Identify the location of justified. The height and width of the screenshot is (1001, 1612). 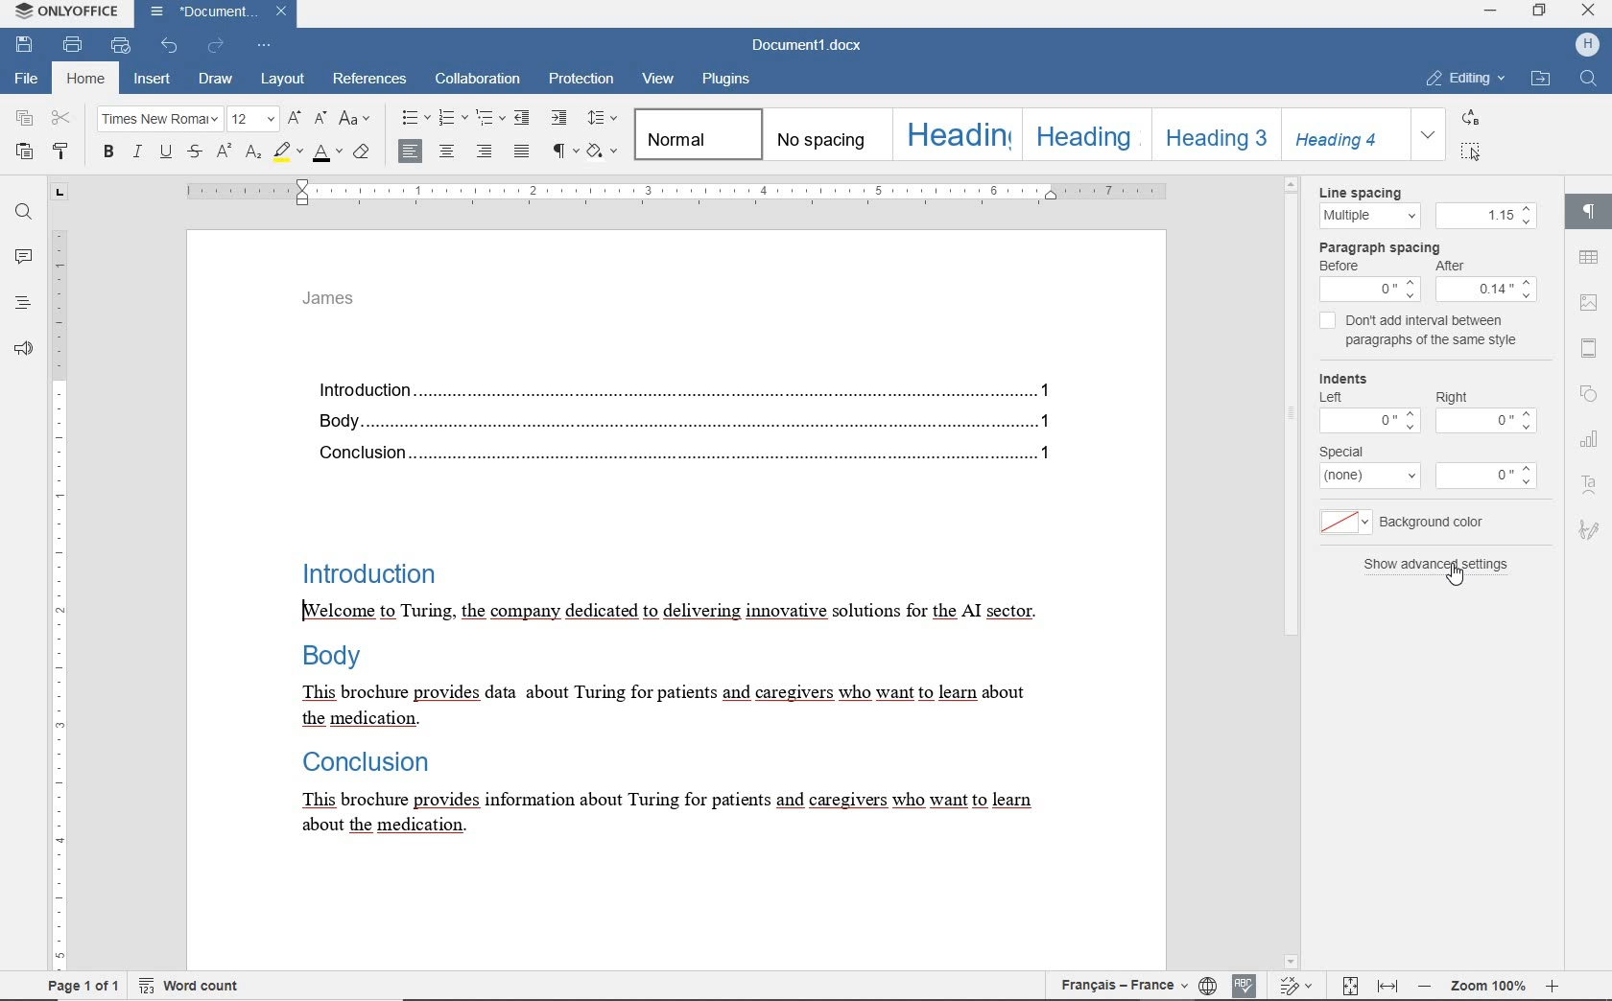
(521, 151).